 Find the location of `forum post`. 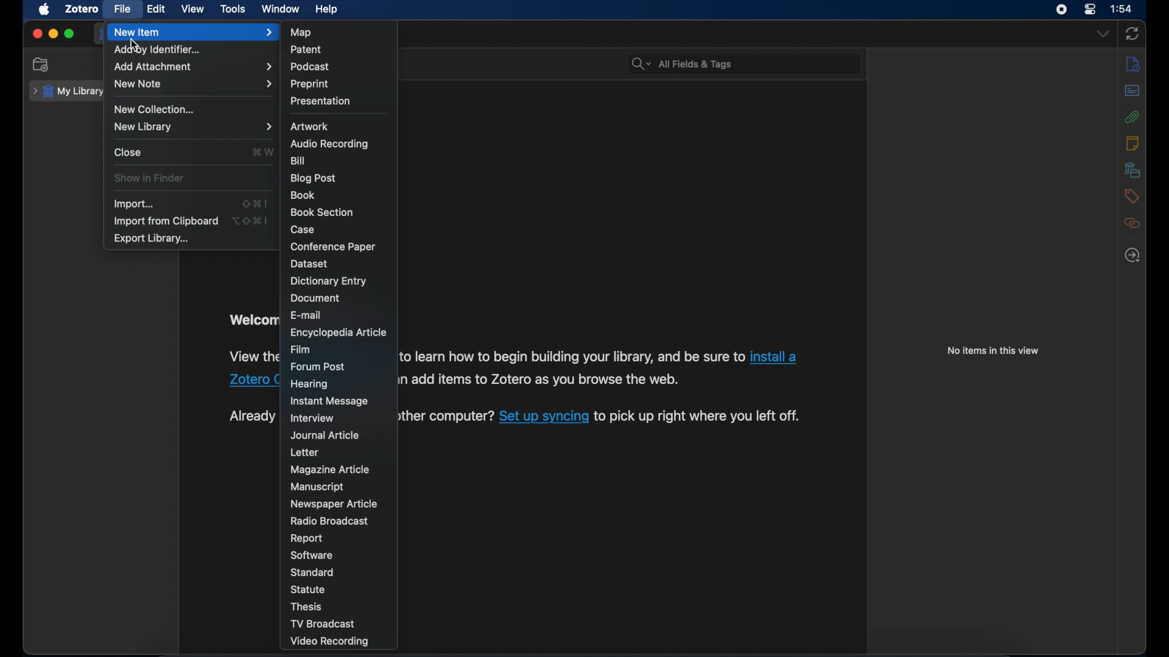

forum post is located at coordinates (317, 367).